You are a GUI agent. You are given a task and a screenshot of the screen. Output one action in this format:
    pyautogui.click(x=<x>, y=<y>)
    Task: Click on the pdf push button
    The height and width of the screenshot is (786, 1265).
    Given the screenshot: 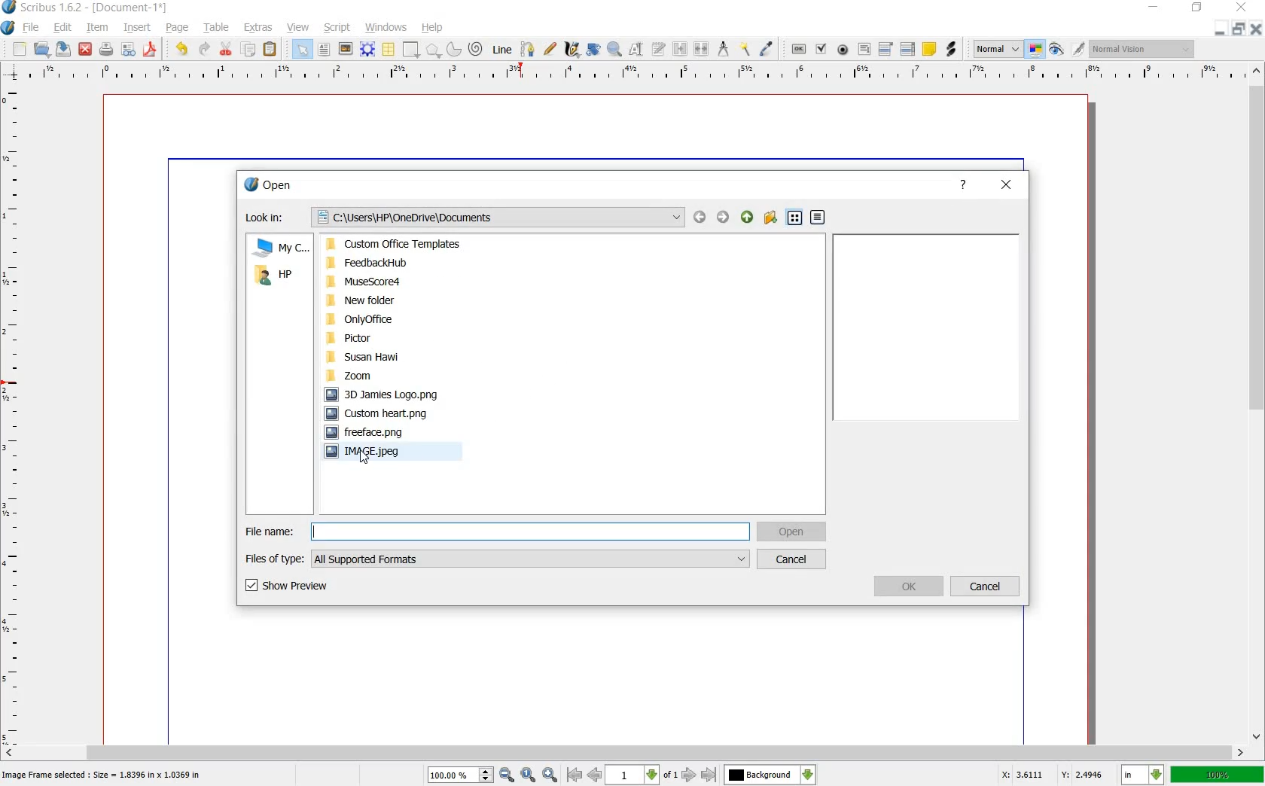 What is the action you would take?
    pyautogui.click(x=794, y=49)
    